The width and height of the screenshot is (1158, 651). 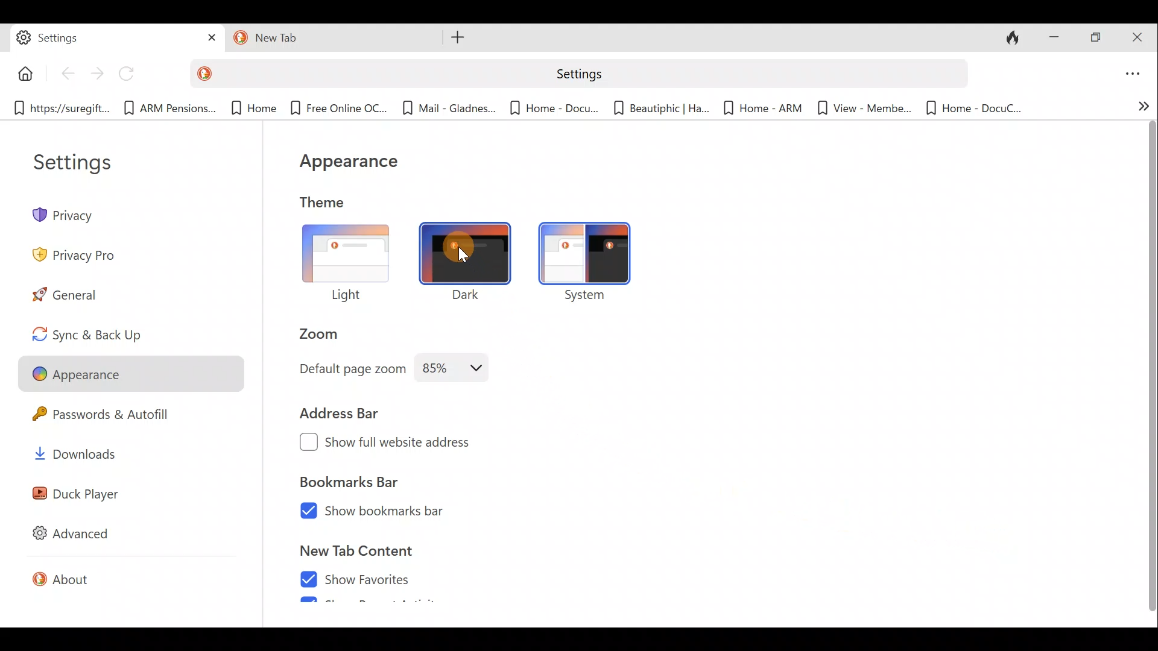 What do you see at coordinates (84, 161) in the screenshot?
I see `Settings` at bounding box center [84, 161].